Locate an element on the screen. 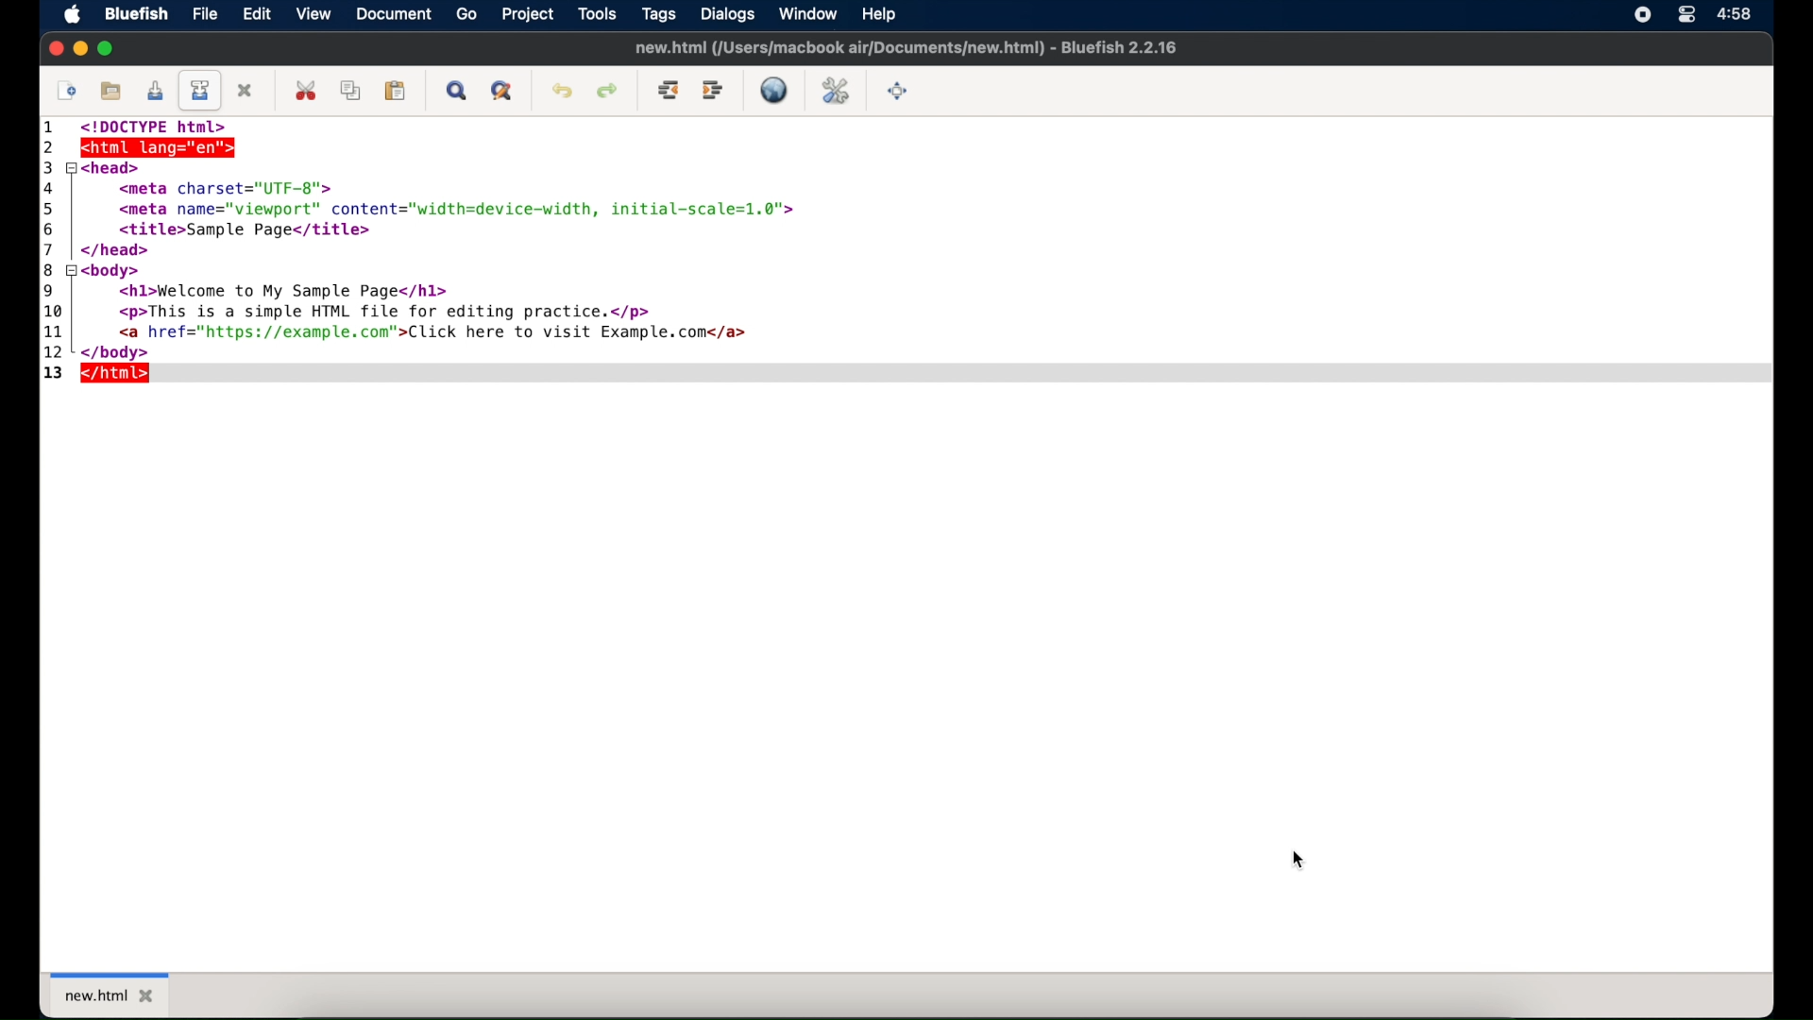 The width and height of the screenshot is (1813, 1020). <p>This is a simple HTML file for editing practice.</p> is located at coordinates (381, 311).